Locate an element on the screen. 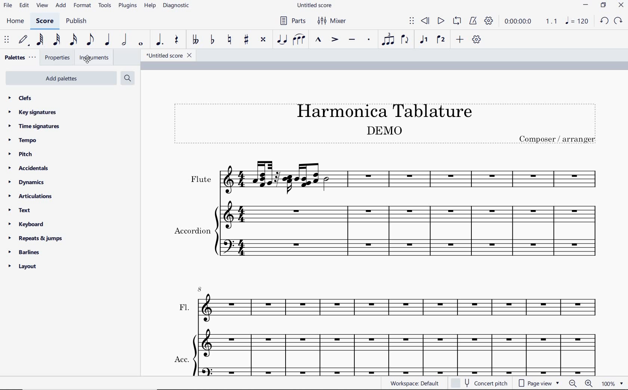 The height and width of the screenshot is (390, 628). toggle natural is located at coordinates (229, 40).